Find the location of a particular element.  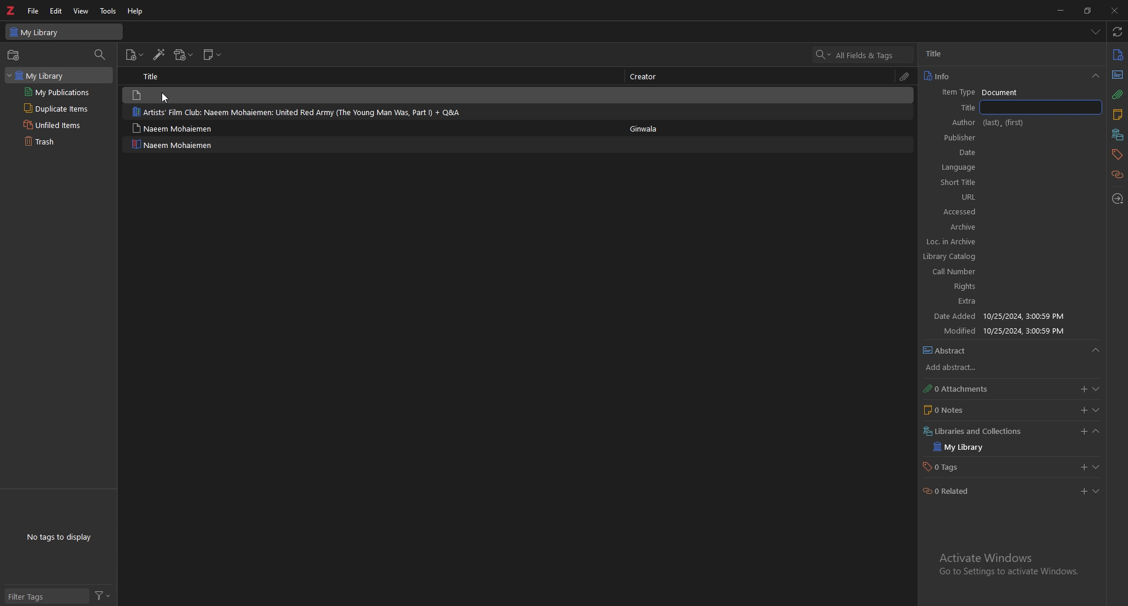

author name is located at coordinates (1009, 53).